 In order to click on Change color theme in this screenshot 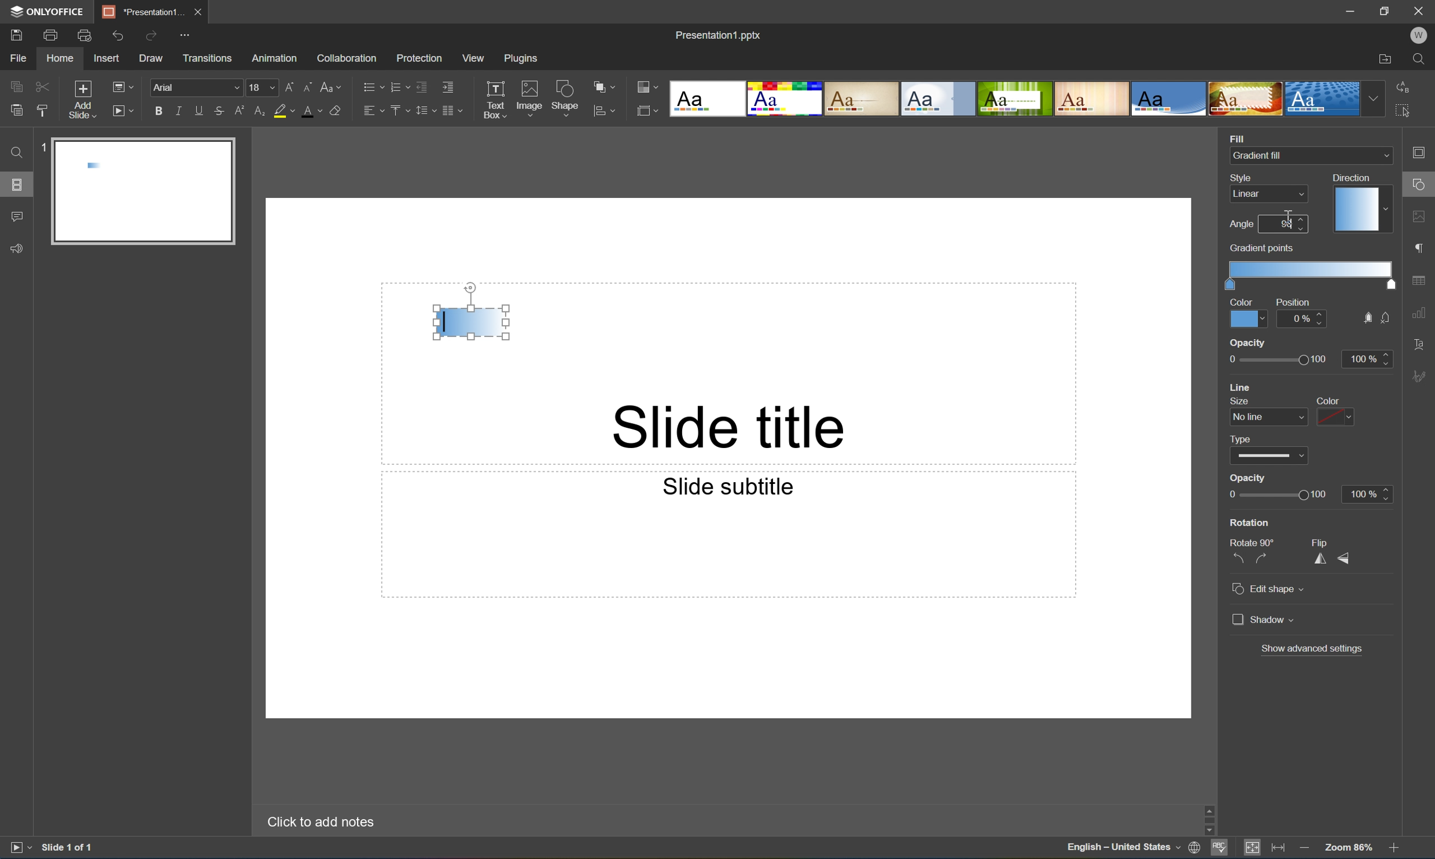, I will do `click(647, 88)`.